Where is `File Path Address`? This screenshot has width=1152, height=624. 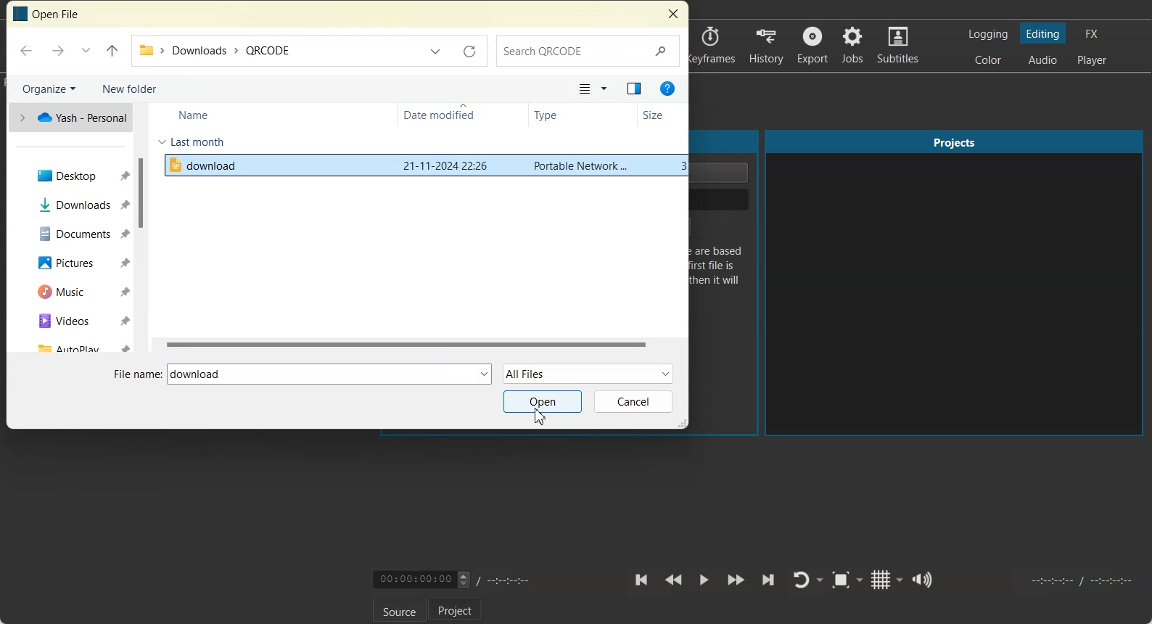
File Path Address is located at coordinates (275, 52).